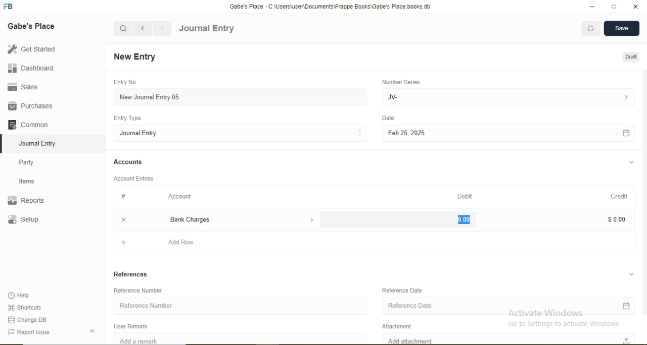 Image resolution: width=647 pixels, height=345 pixels. Describe the element at coordinates (23, 296) in the screenshot. I see `Help` at that location.